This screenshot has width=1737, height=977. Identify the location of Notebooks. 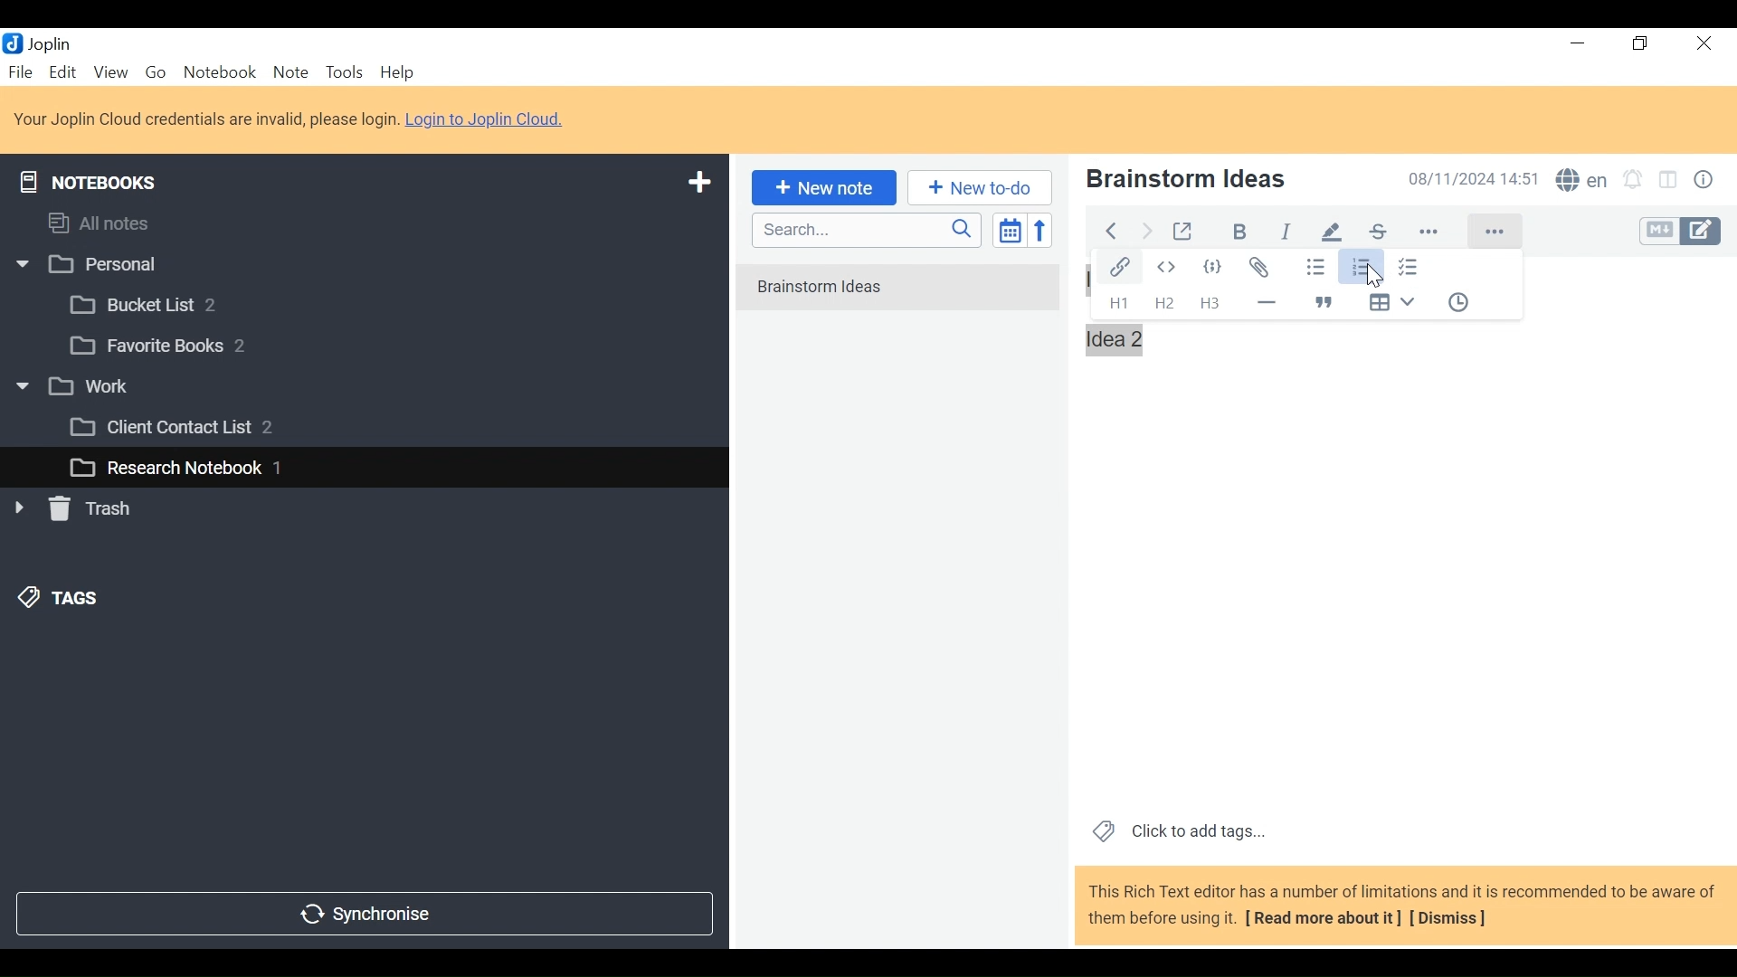
(101, 178).